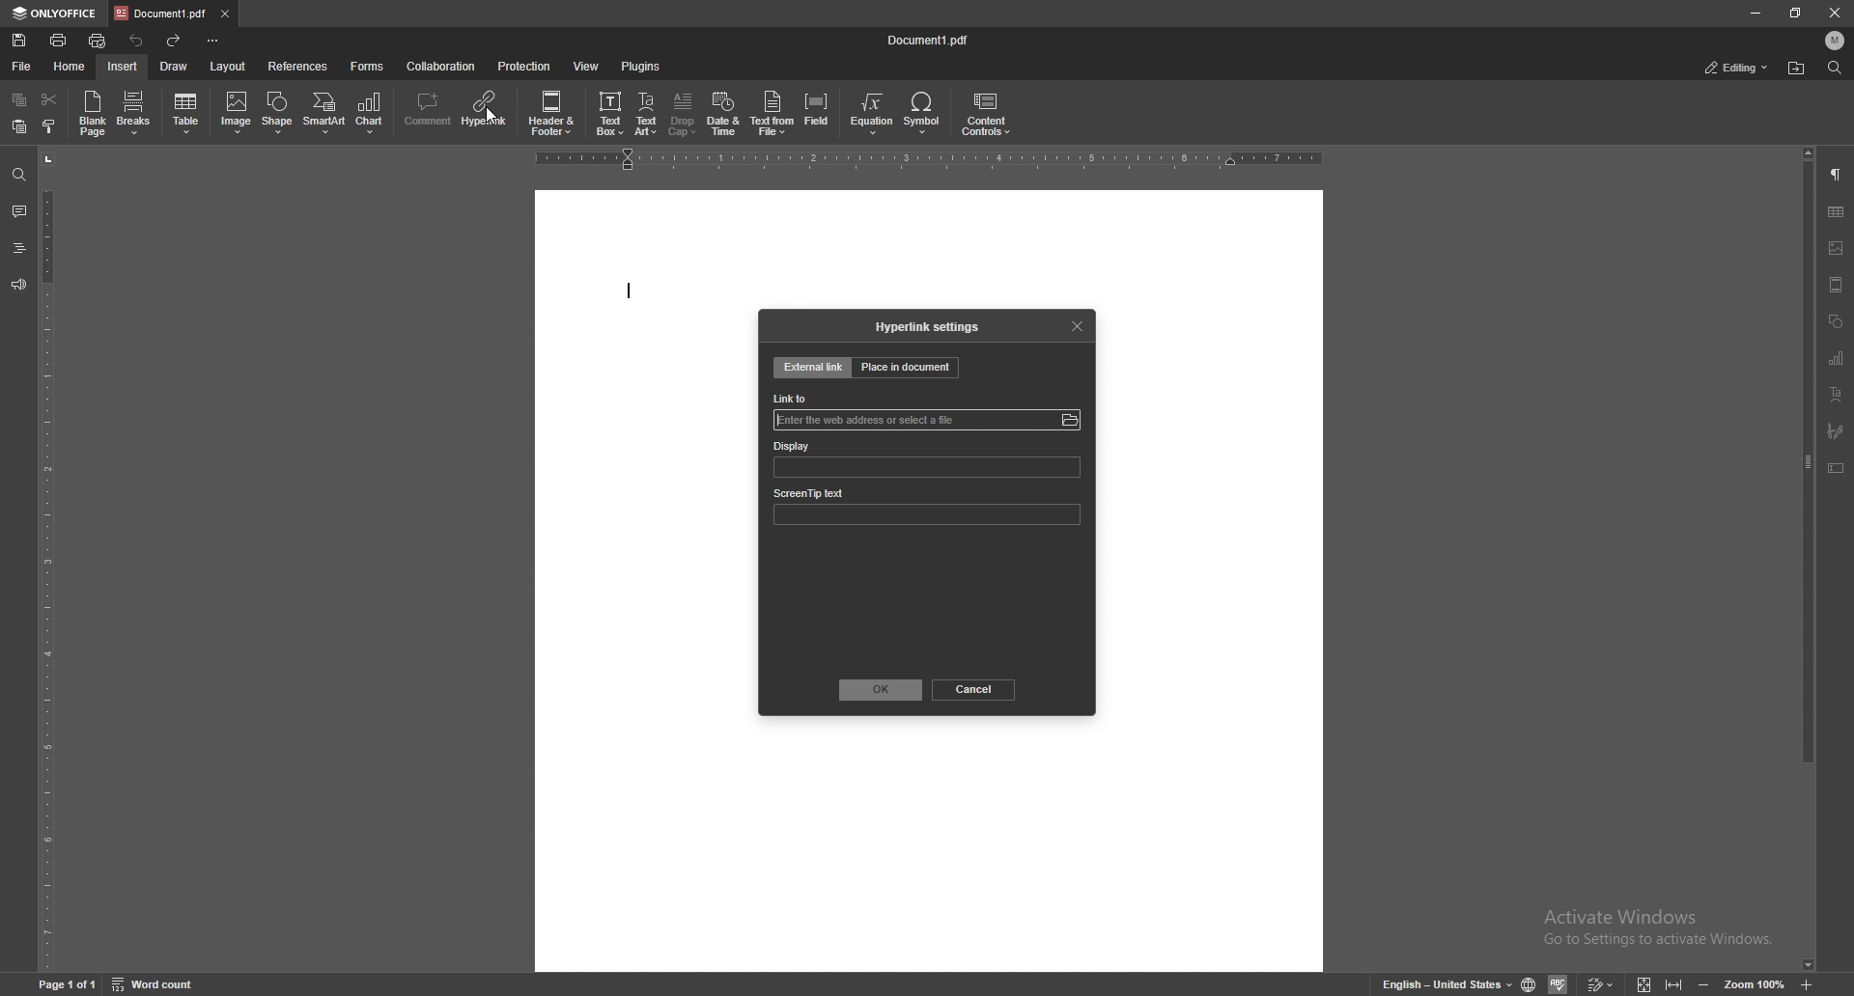 The height and width of the screenshot is (996, 1854). What do you see at coordinates (882, 690) in the screenshot?
I see `ok` at bounding box center [882, 690].